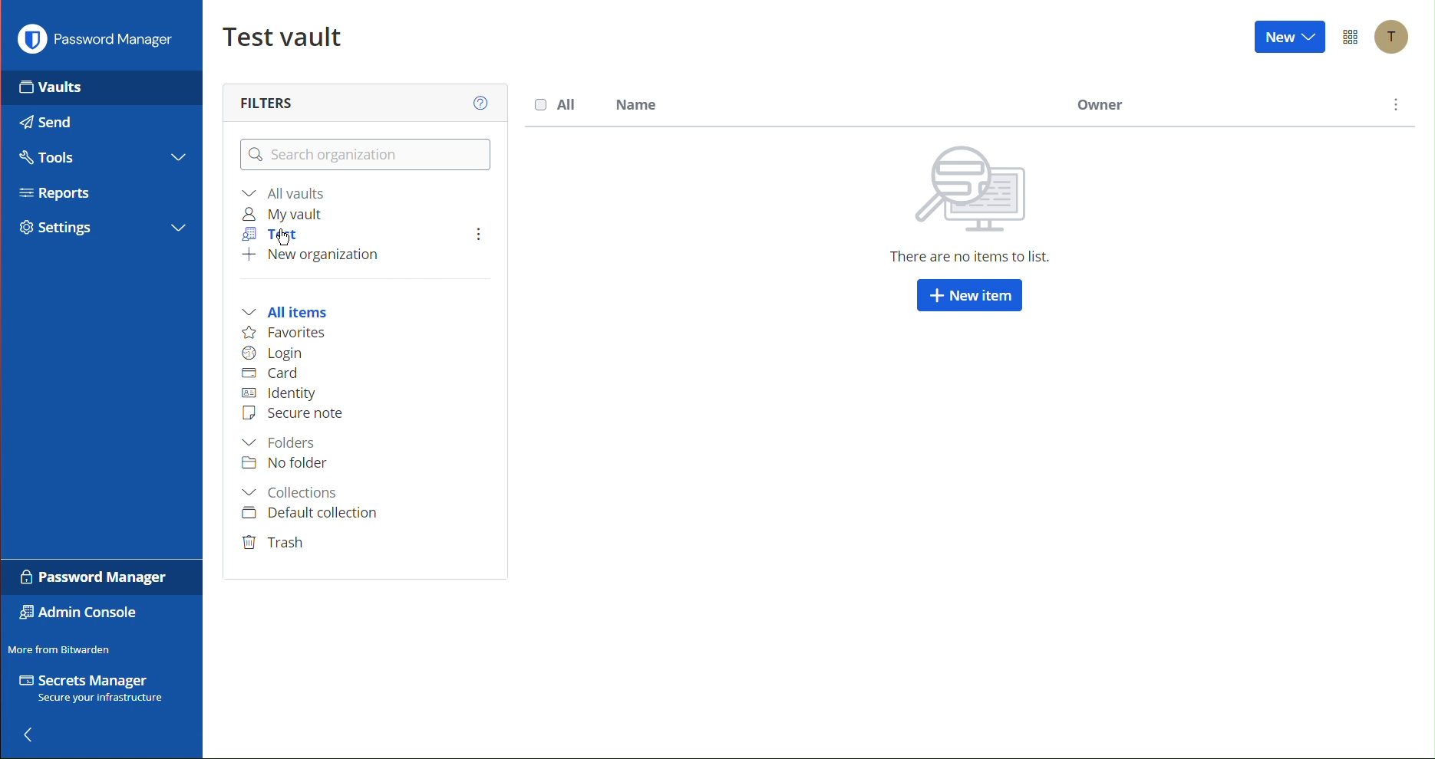  I want to click on My vault, so click(282, 214).